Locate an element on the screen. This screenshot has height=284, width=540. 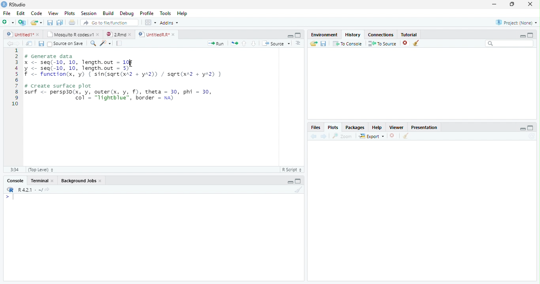
View is located at coordinates (53, 13).